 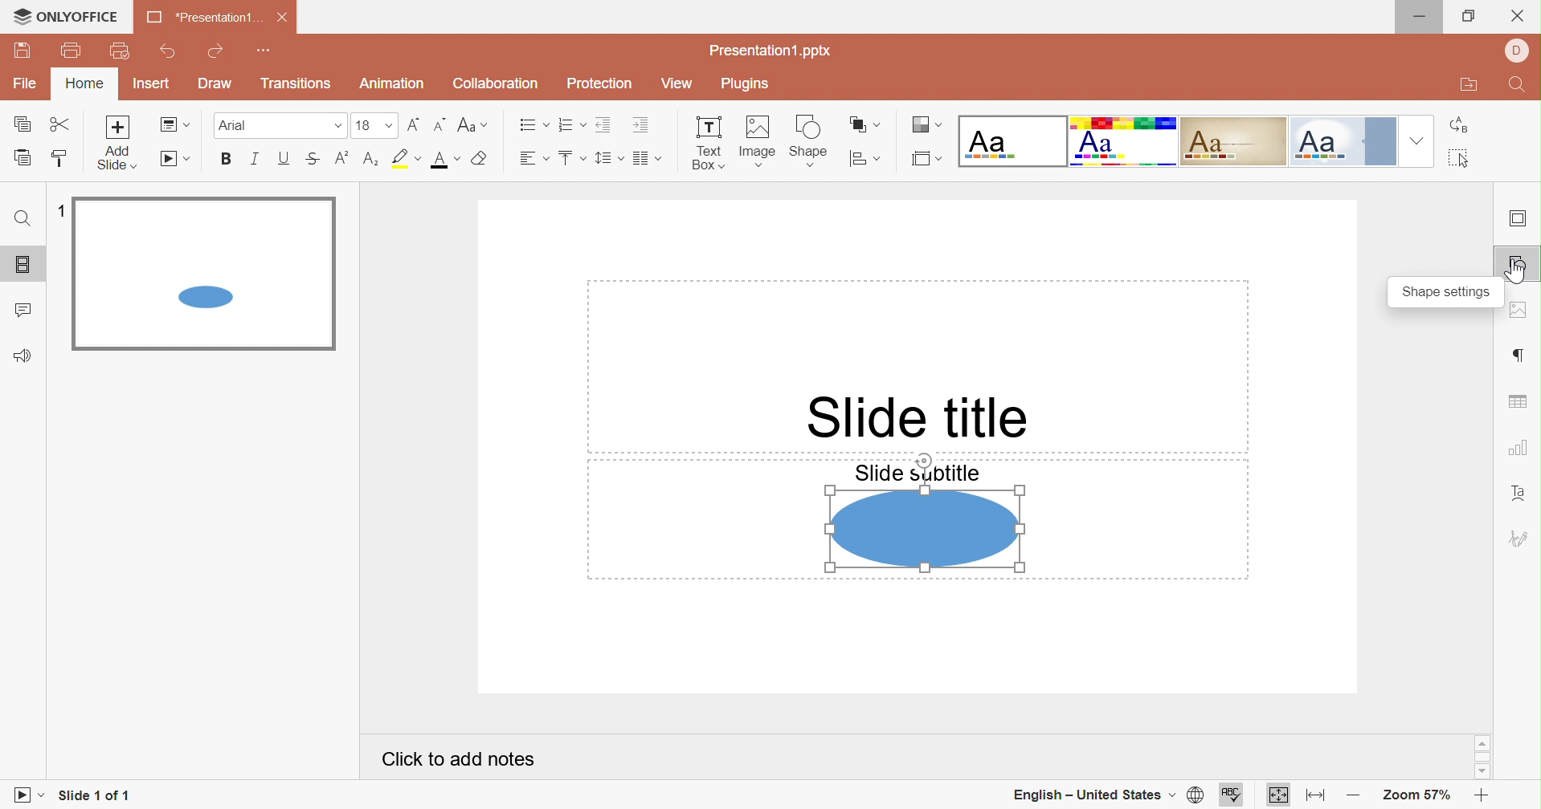 I want to click on Restore down, so click(x=1466, y=18).